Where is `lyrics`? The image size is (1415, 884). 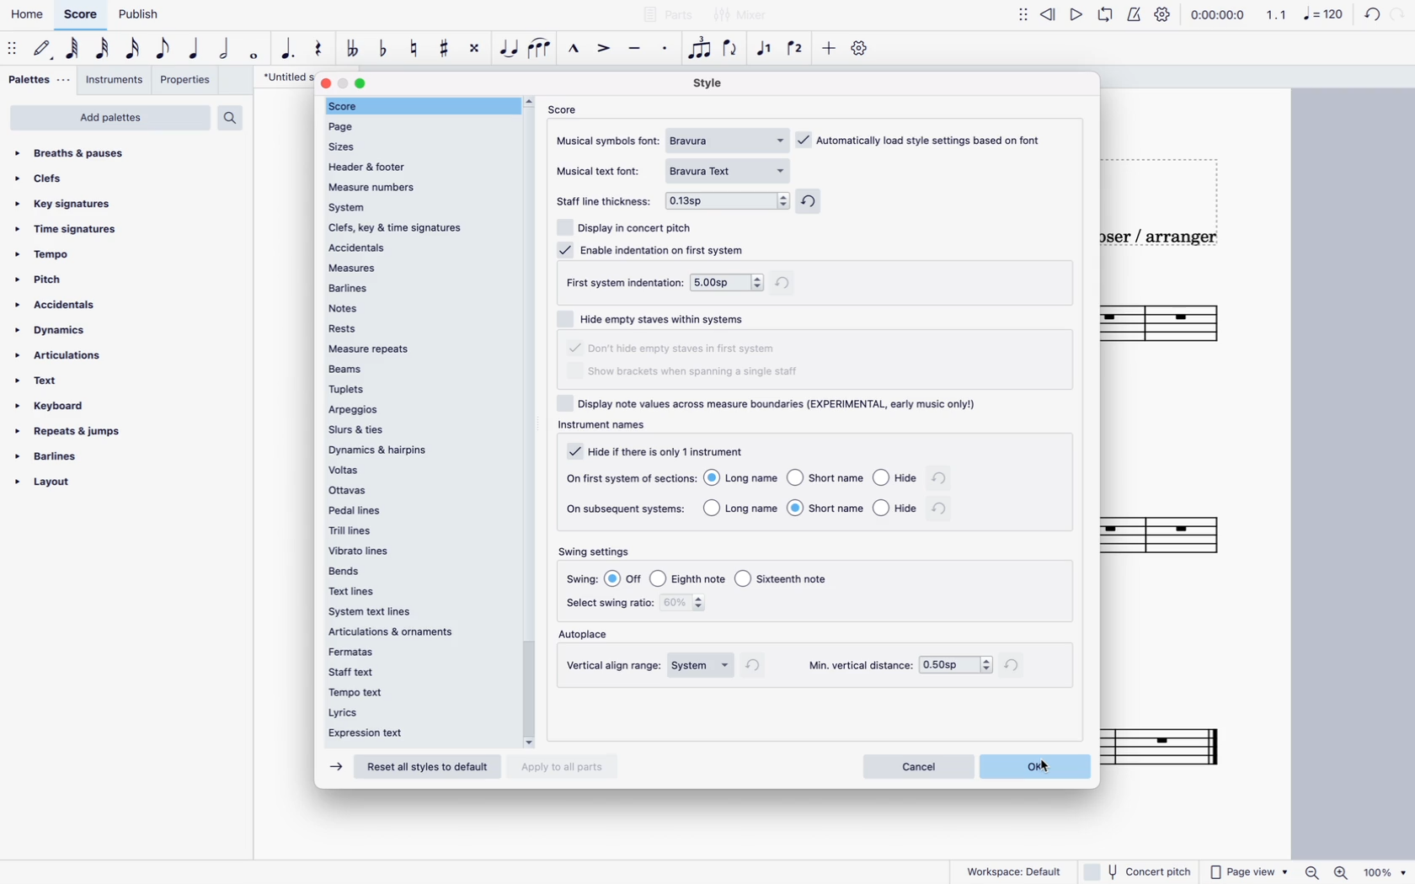
lyrics is located at coordinates (414, 714).